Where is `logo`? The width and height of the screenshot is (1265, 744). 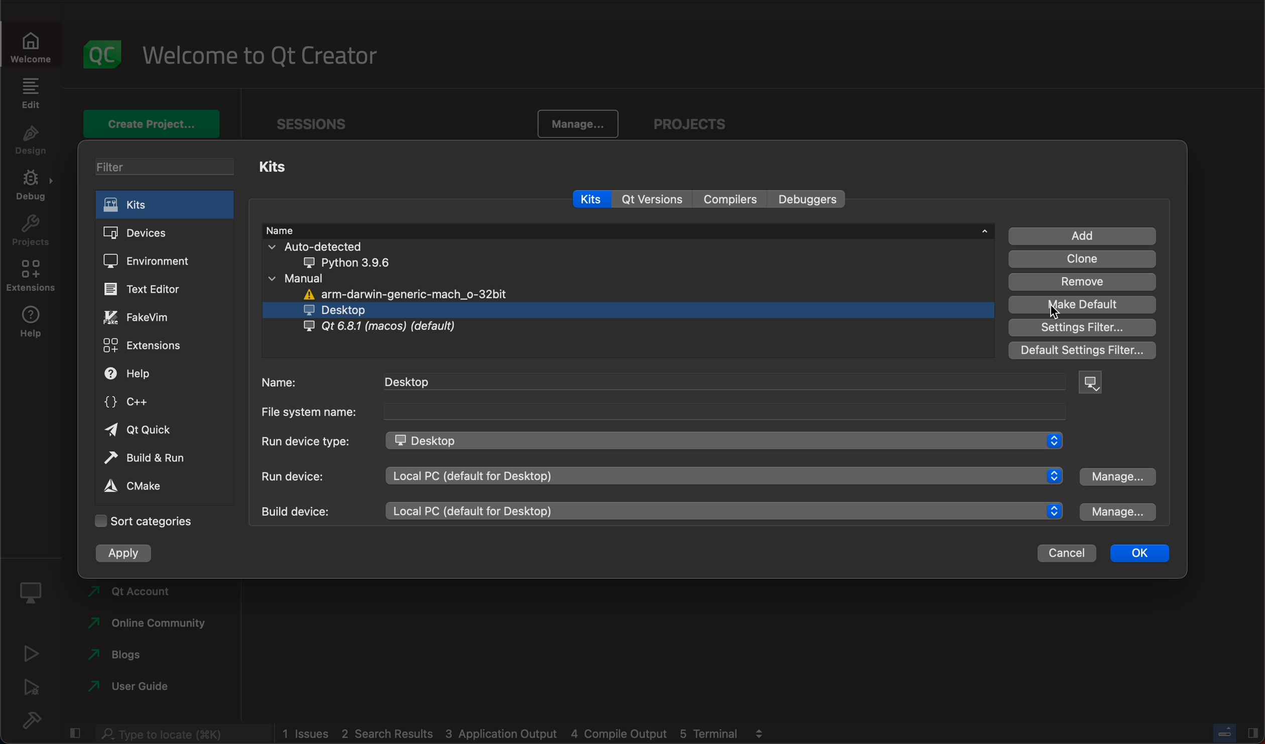 logo is located at coordinates (104, 51).